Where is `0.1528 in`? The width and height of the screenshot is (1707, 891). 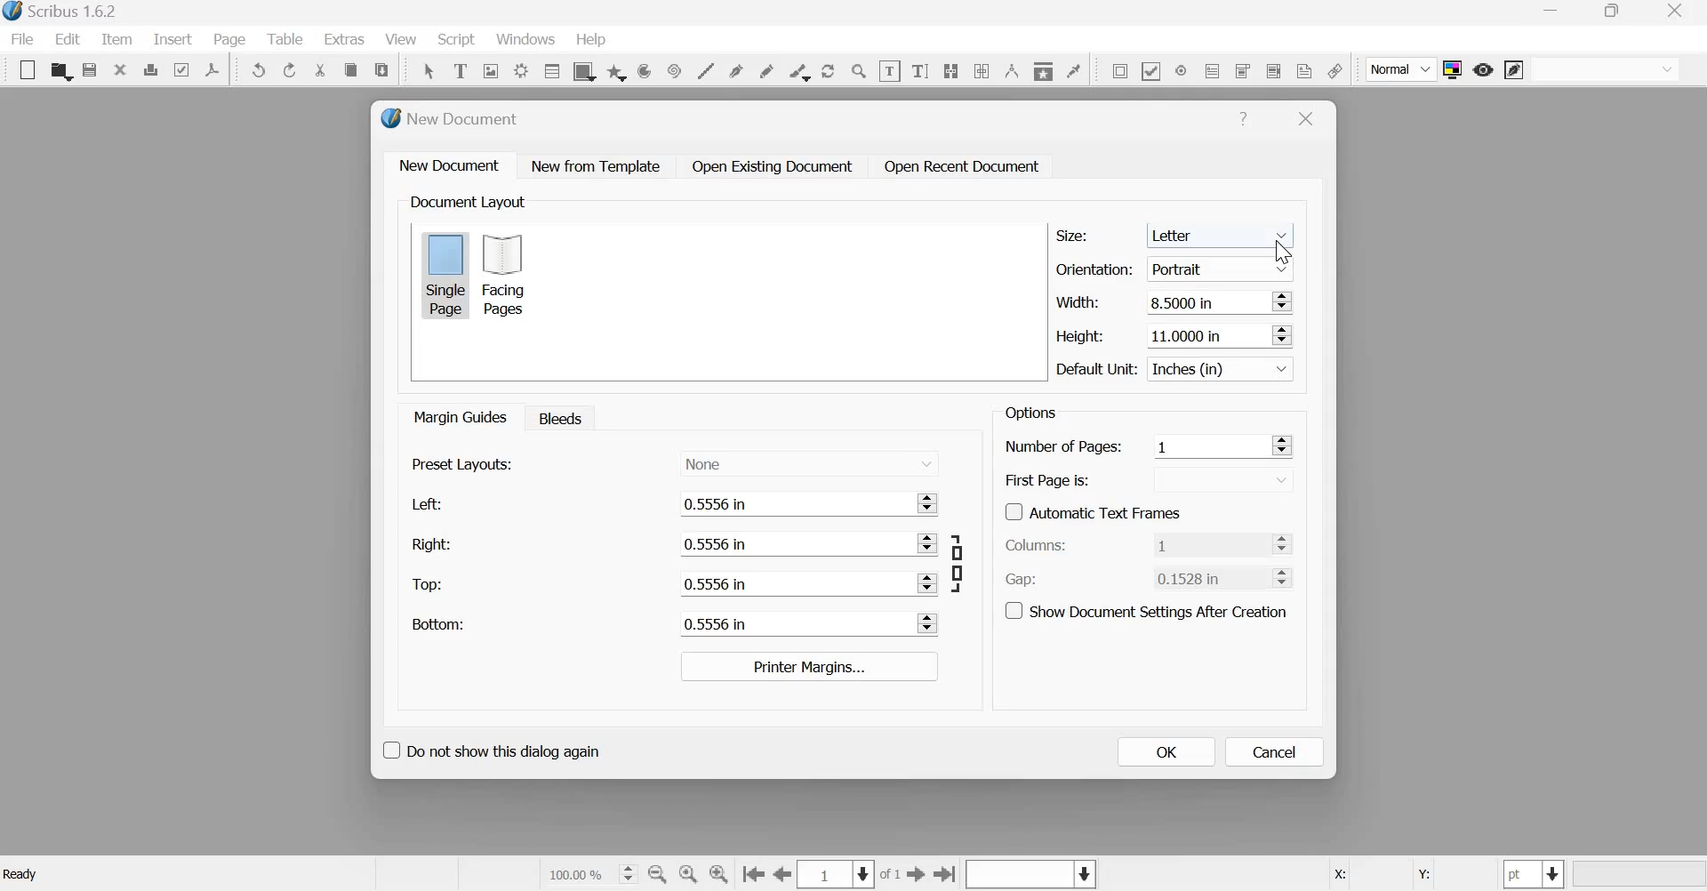
0.1528 in is located at coordinates (1209, 577).